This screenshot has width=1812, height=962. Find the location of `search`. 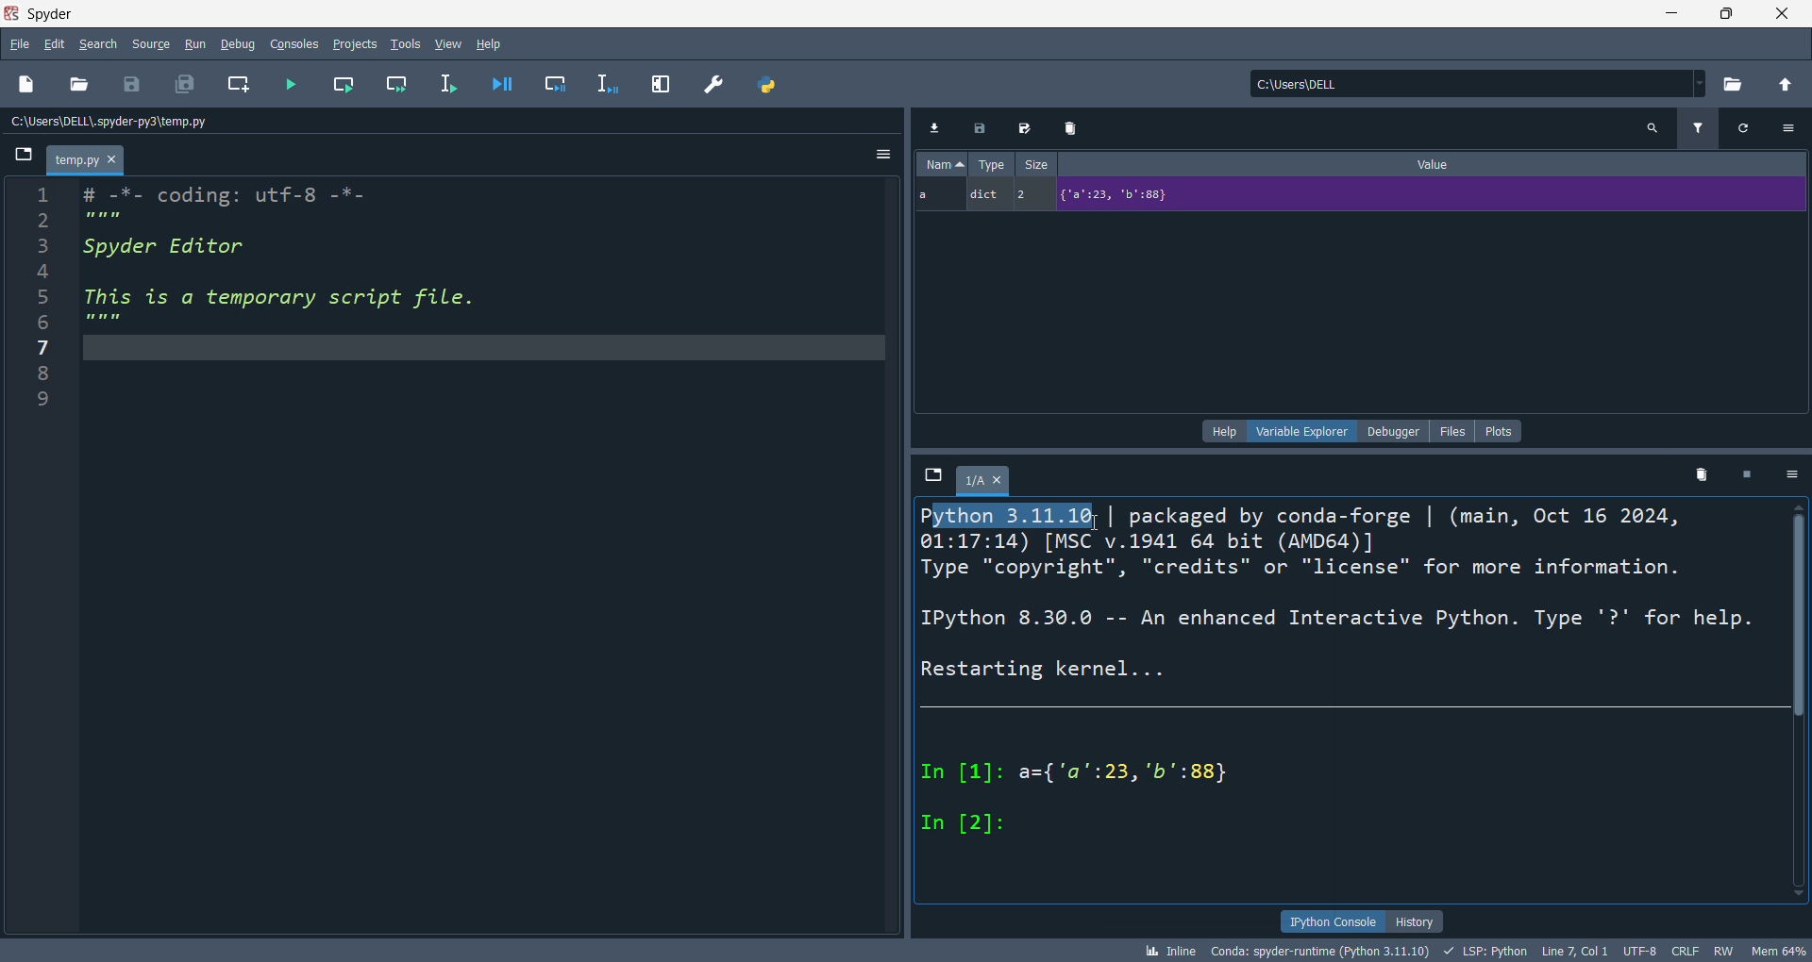

search is located at coordinates (93, 44).